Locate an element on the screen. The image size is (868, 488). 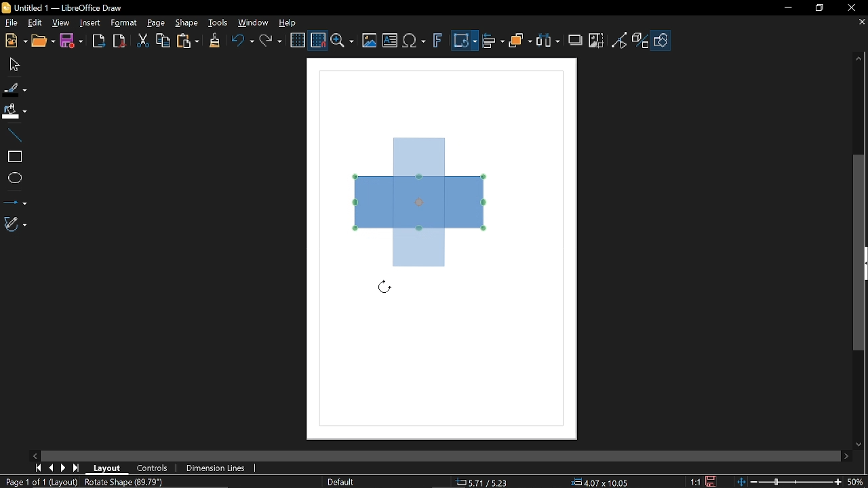
Cut is located at coordinates (142, 43).